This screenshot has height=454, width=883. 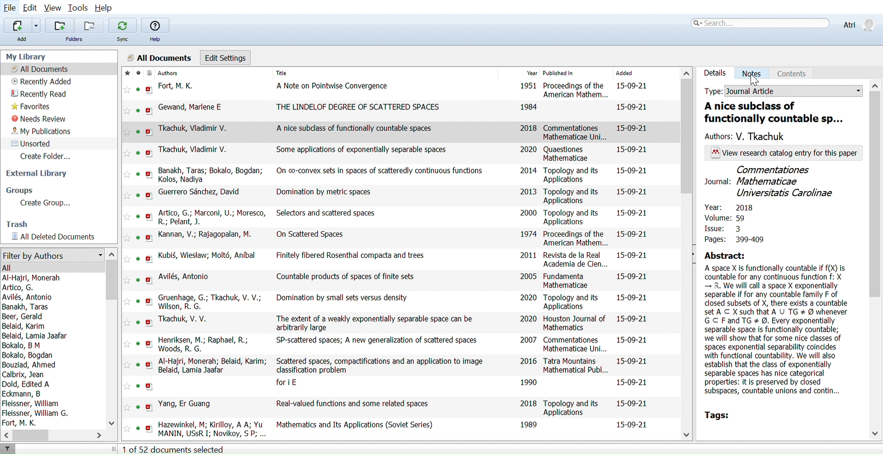 I want to click on open PDF, so click(x=149, y=196).